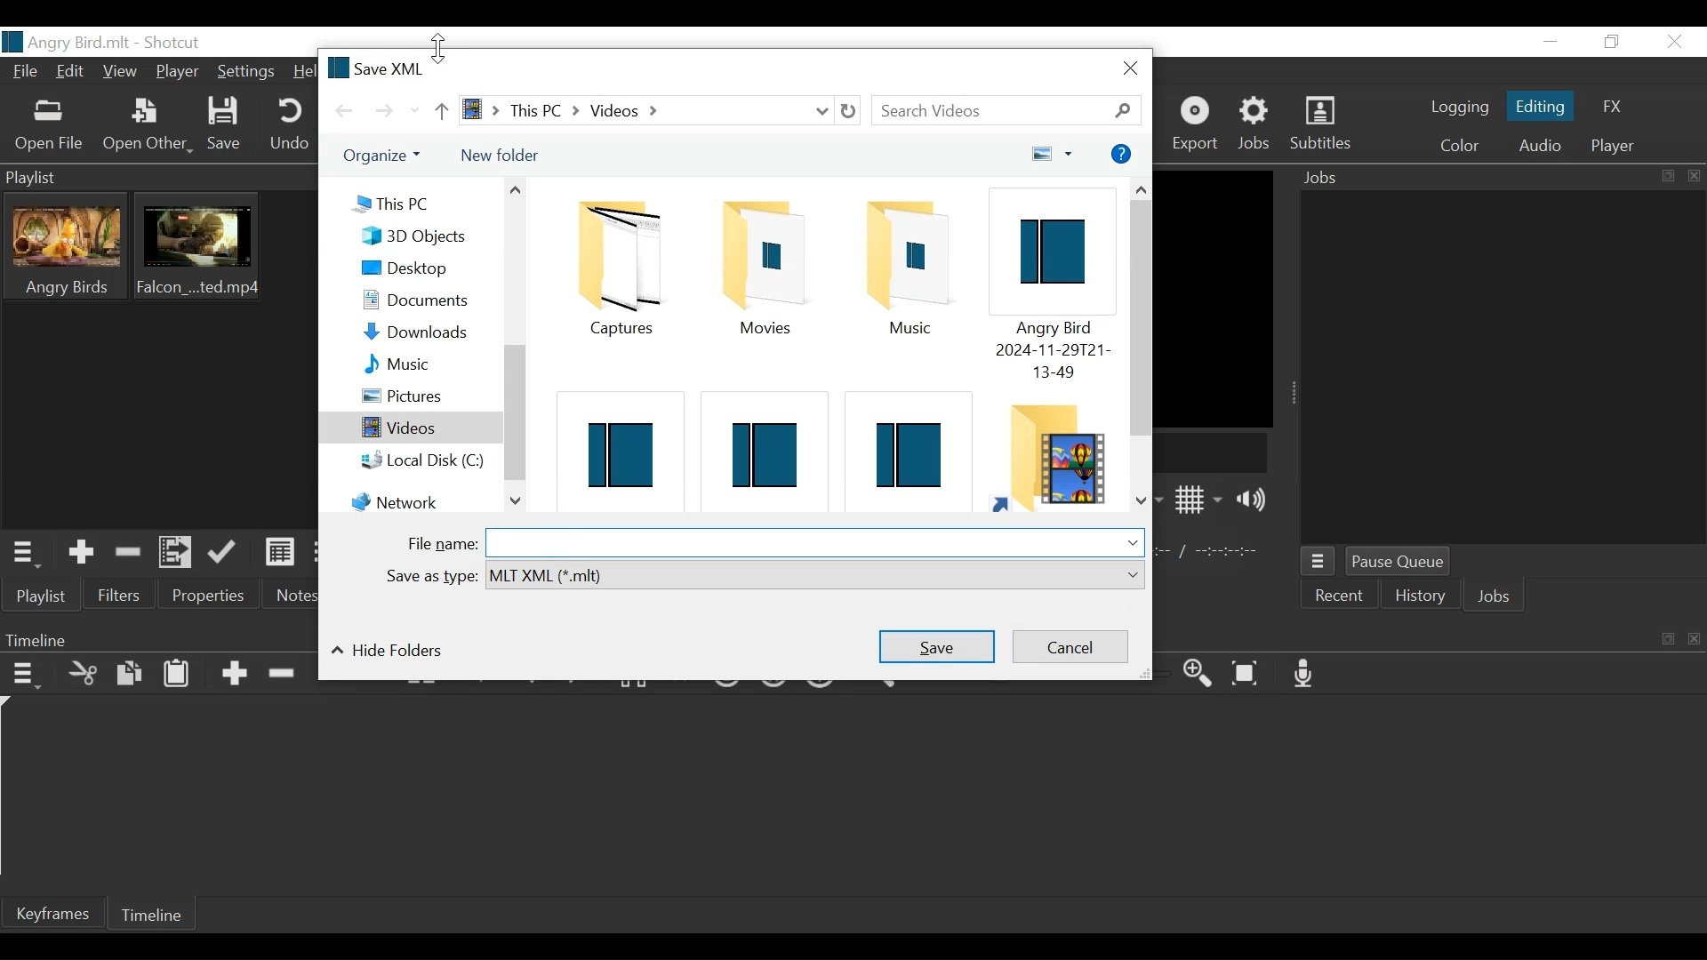 The height and width of the screenshot is (960, 1707). I want to click on In point, so click(1214, 550).